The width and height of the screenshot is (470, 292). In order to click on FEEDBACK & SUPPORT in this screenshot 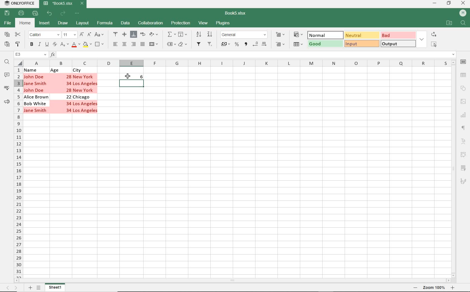, I will do `click(7, 100)`.